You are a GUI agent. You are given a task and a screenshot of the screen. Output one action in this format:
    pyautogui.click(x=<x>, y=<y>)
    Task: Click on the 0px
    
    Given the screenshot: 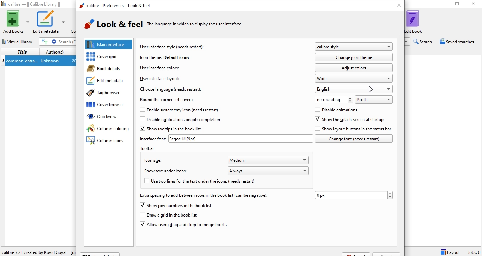 What is the action you would take?
    pyautogui.click(x=354, y=195)
    